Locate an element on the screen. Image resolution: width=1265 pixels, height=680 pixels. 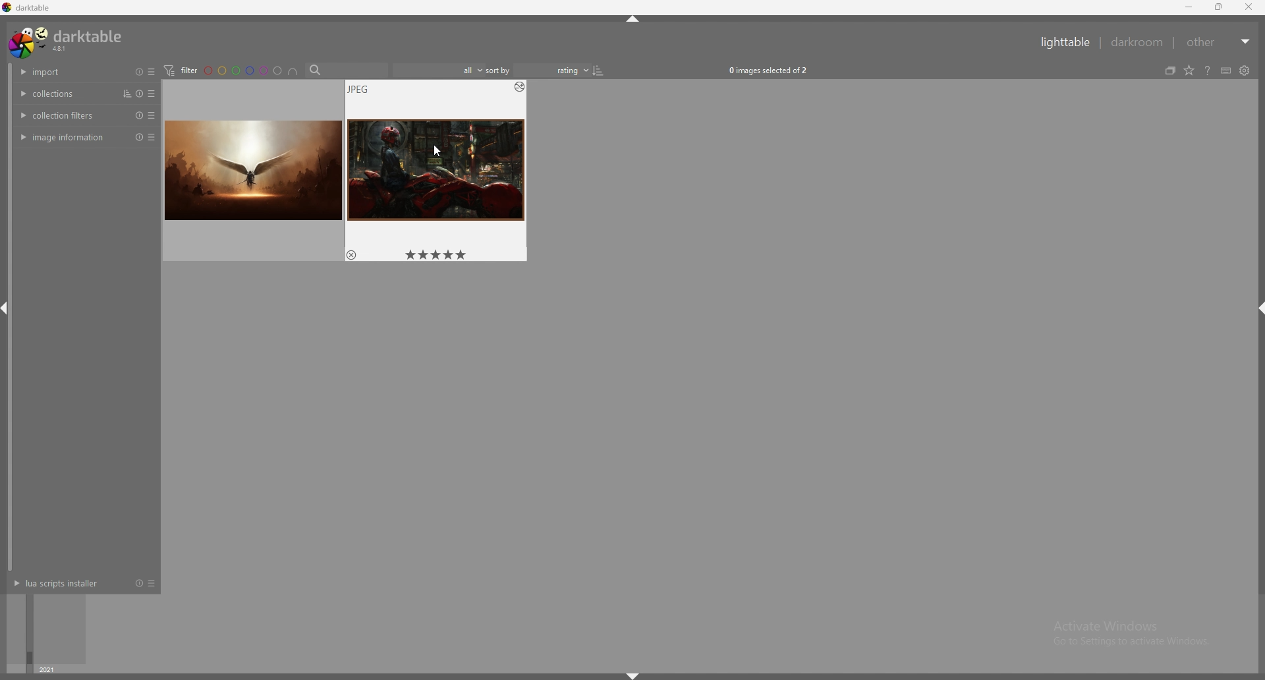
filter is located at coordinates (181, 70).